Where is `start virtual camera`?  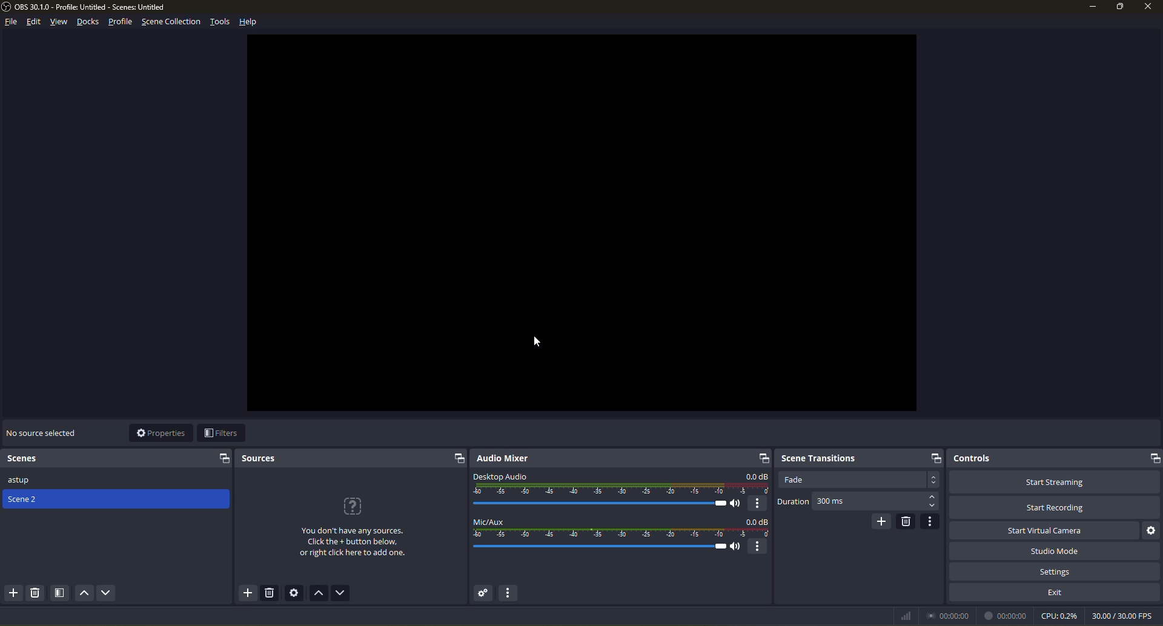 start virtual camera is located at coordinates (1044, 530).